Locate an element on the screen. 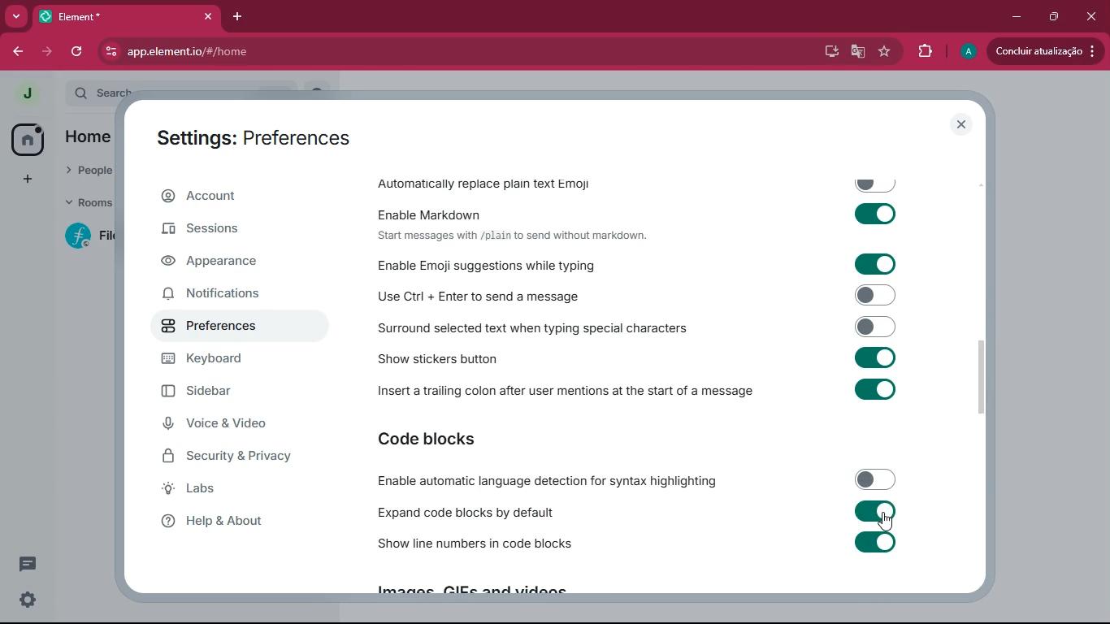 The width and height of the screenshot is (1110, 624). Use Ctrl + Enter to send a message is located at coordinates (640, 294).